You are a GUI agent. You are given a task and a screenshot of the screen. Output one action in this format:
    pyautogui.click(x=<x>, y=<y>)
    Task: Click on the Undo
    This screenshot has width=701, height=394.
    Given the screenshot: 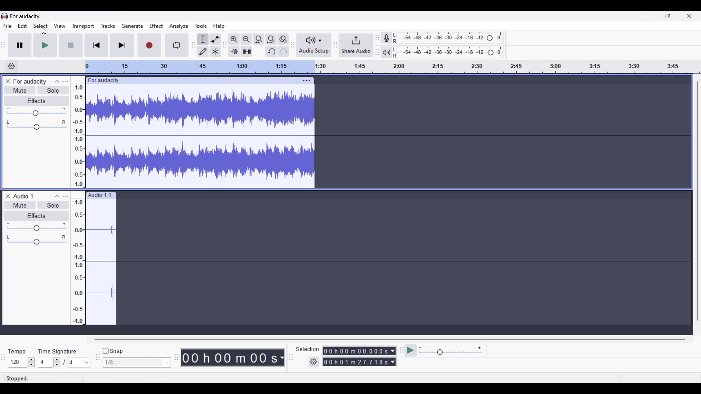 What is the action you would take?
    pyautogui.click(x=271, y=51)
    